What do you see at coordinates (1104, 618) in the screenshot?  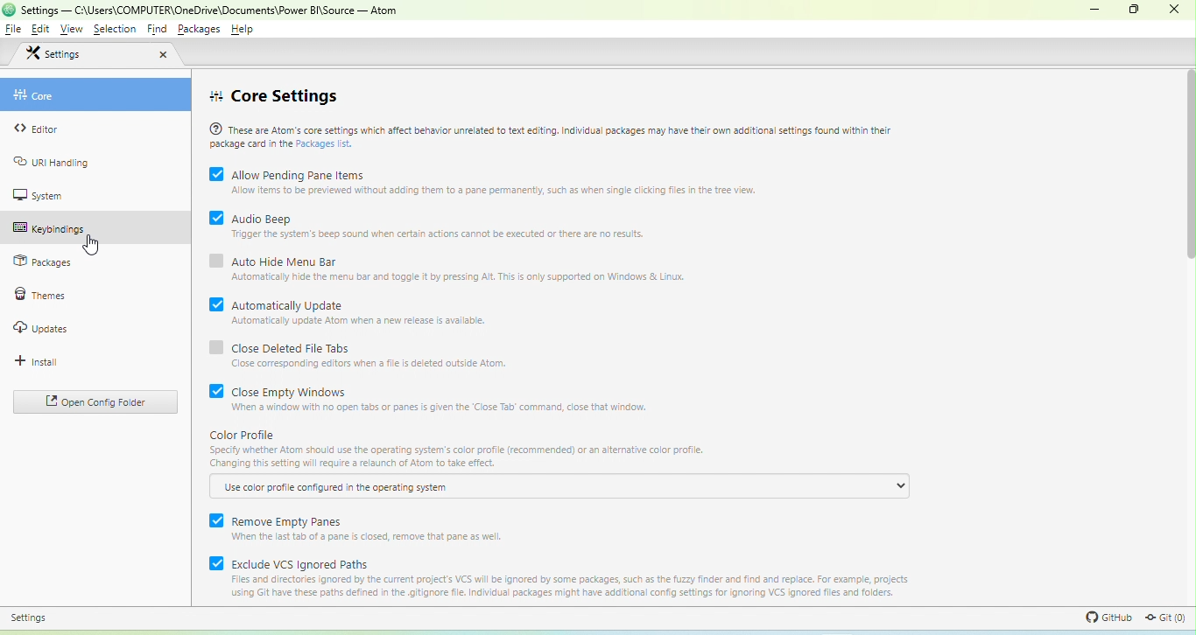 I see `github` at bounding box center [1104, 618].